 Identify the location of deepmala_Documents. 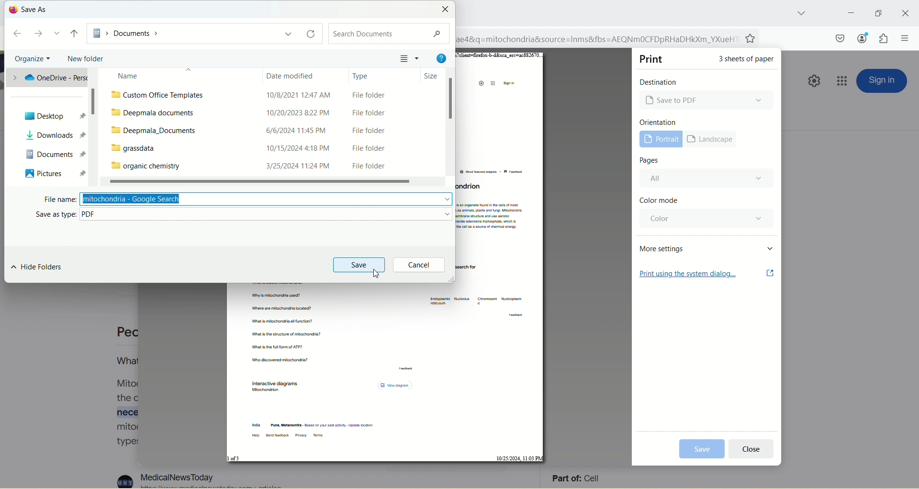
(272, 129).